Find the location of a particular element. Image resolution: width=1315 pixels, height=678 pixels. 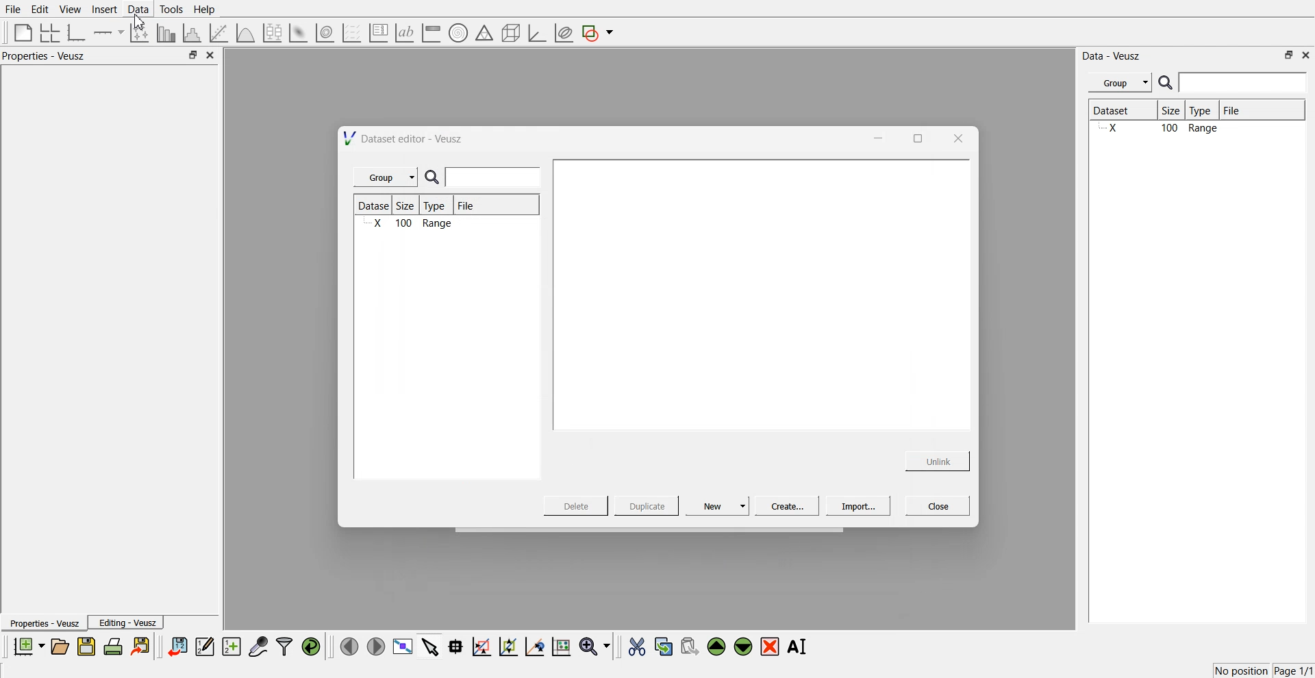

reset the graph axes is located at coordinates (561, 647).